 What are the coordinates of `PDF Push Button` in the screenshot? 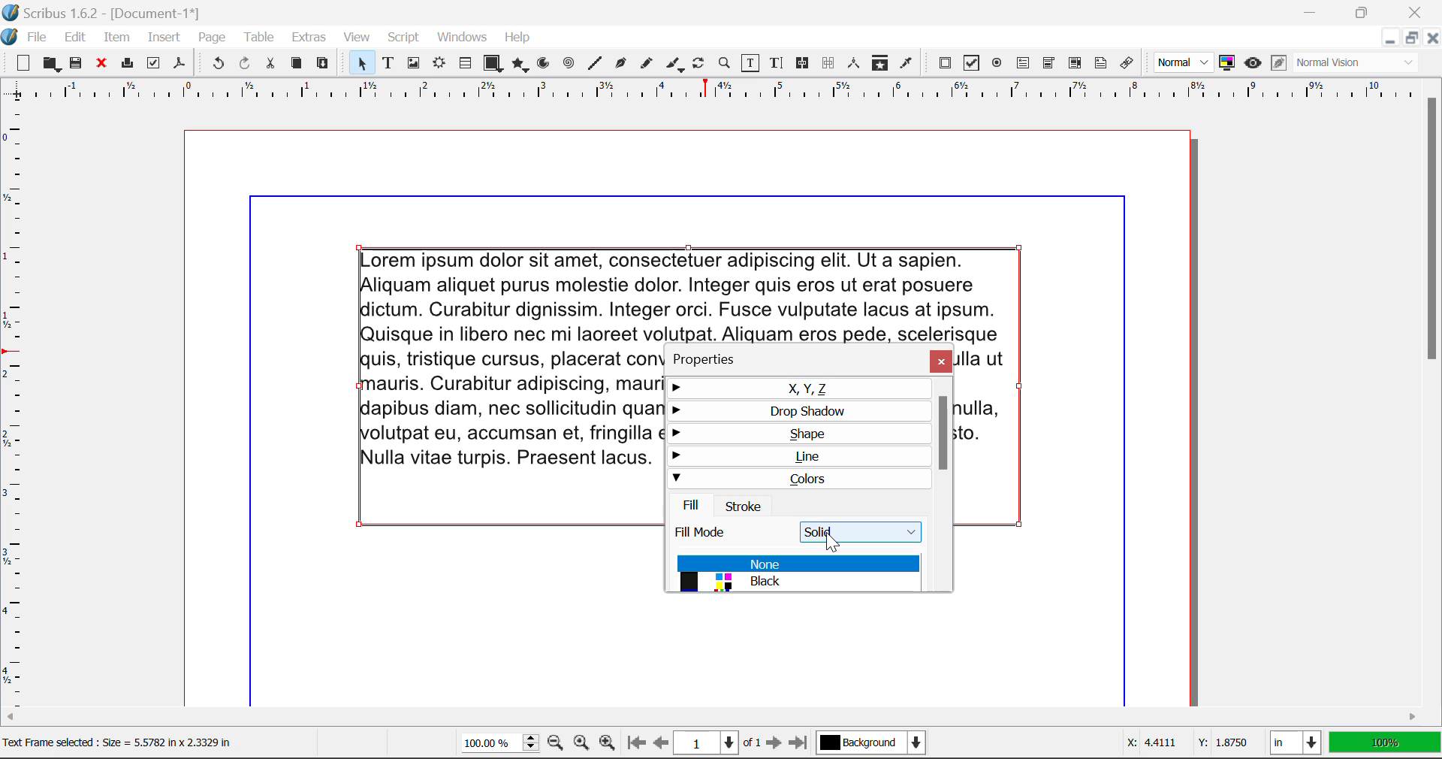 It's located at (945, 62).